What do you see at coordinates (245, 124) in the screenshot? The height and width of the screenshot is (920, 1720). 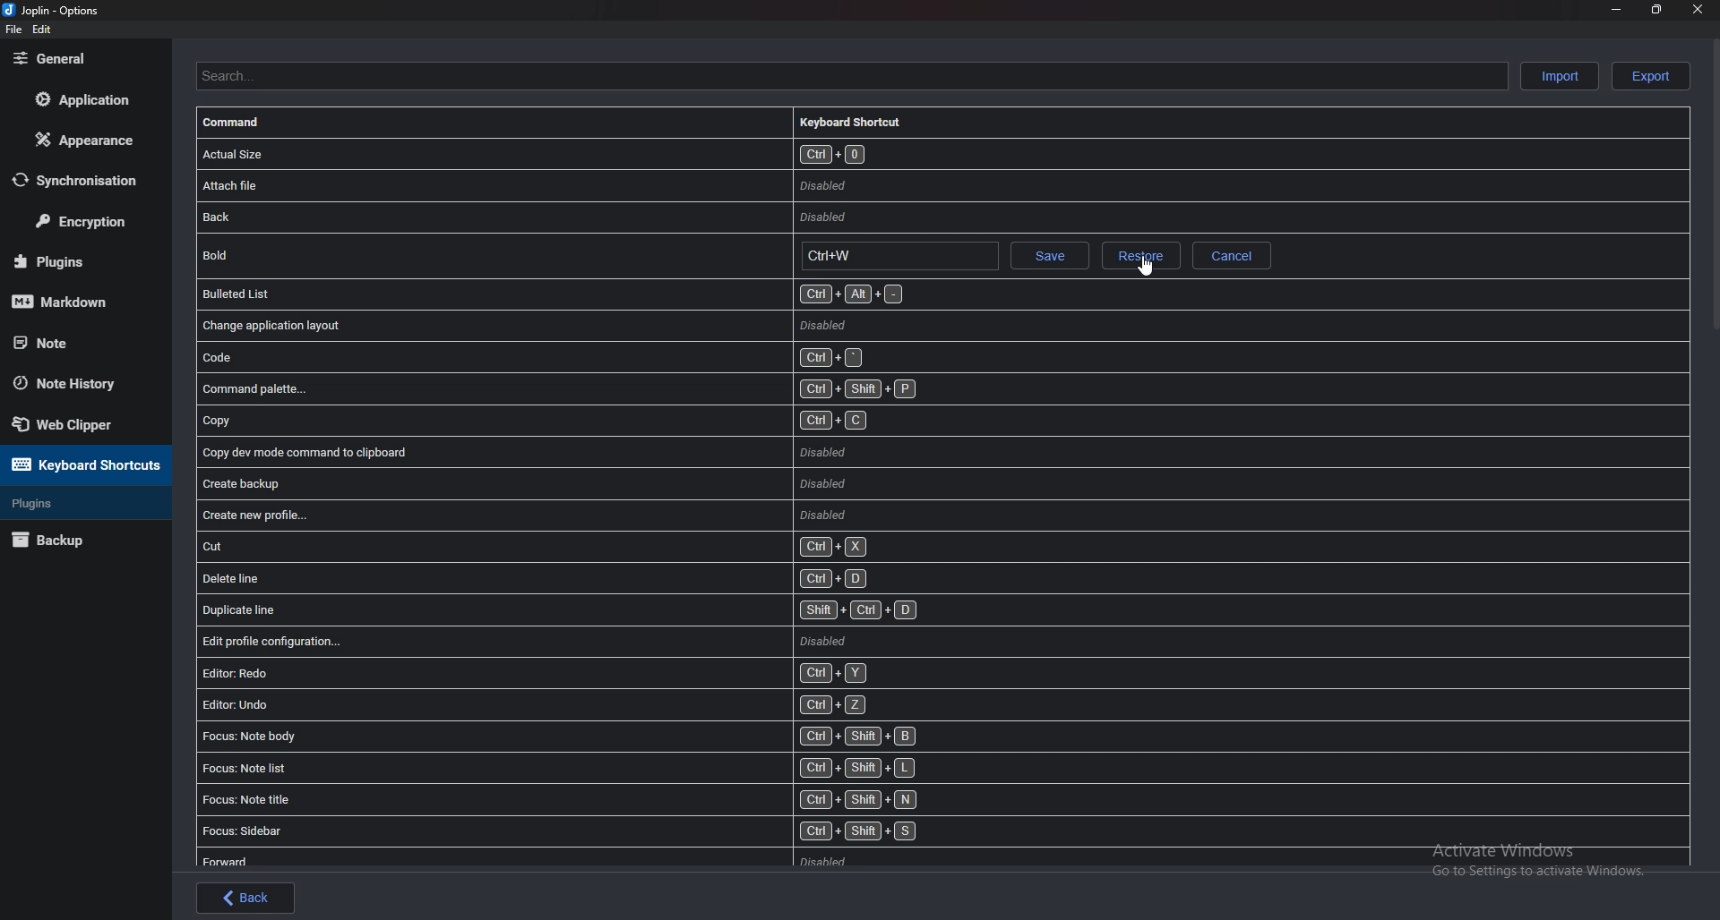 I see `Command` at bounding box center [245, 124].